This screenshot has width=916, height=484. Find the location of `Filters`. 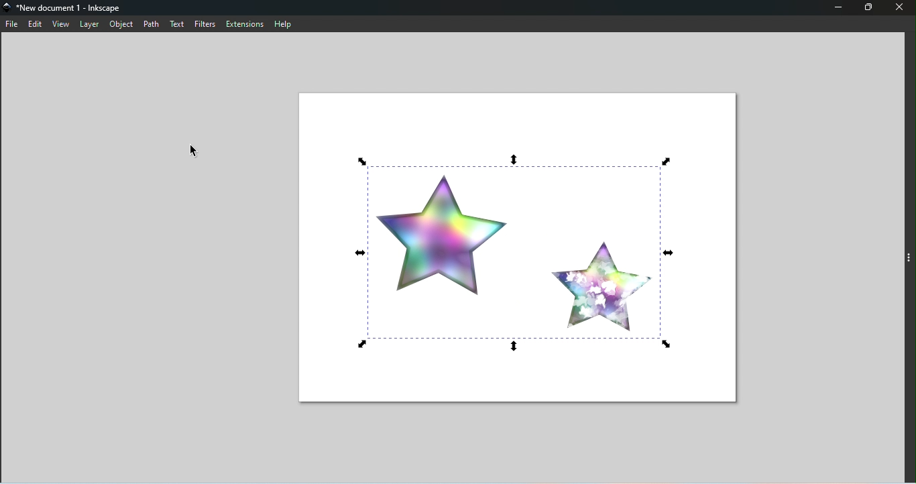

Filters is located at coordinates (209, 23).